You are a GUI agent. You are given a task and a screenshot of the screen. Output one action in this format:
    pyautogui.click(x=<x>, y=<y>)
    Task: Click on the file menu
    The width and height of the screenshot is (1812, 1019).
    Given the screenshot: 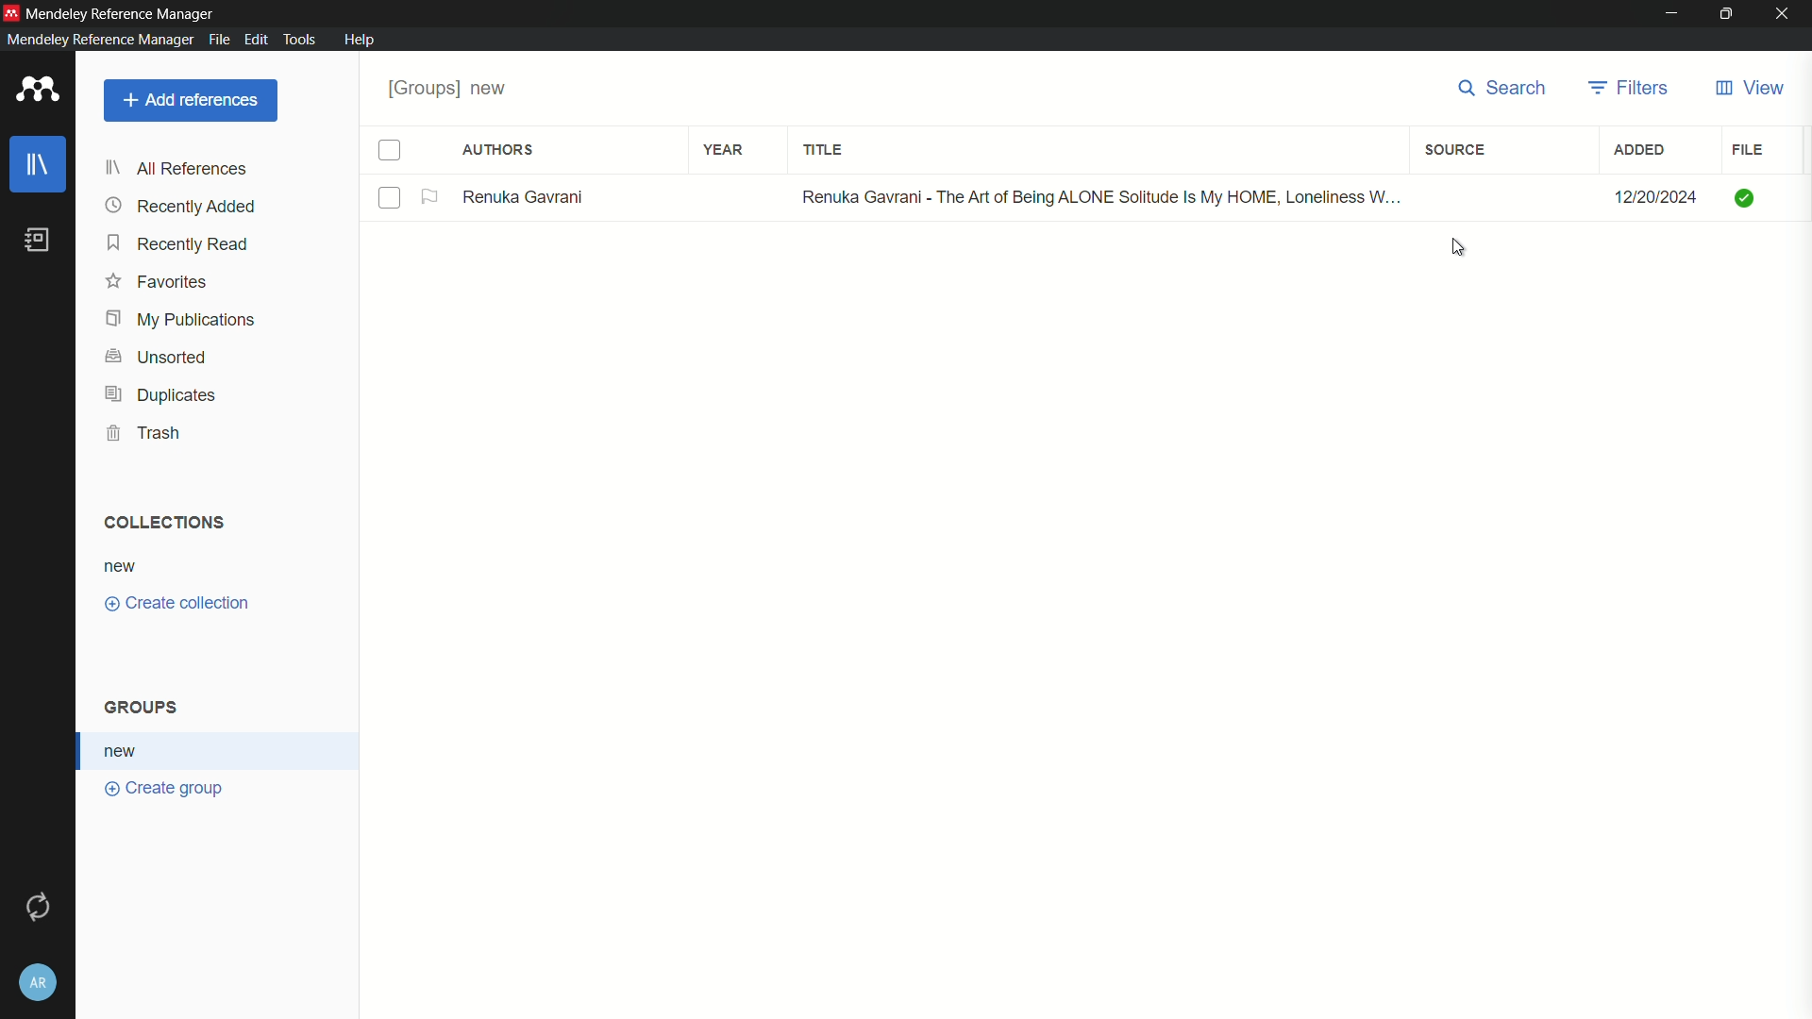 What is the action you would take?
    pyautogui.click(x=219, y=40)
    